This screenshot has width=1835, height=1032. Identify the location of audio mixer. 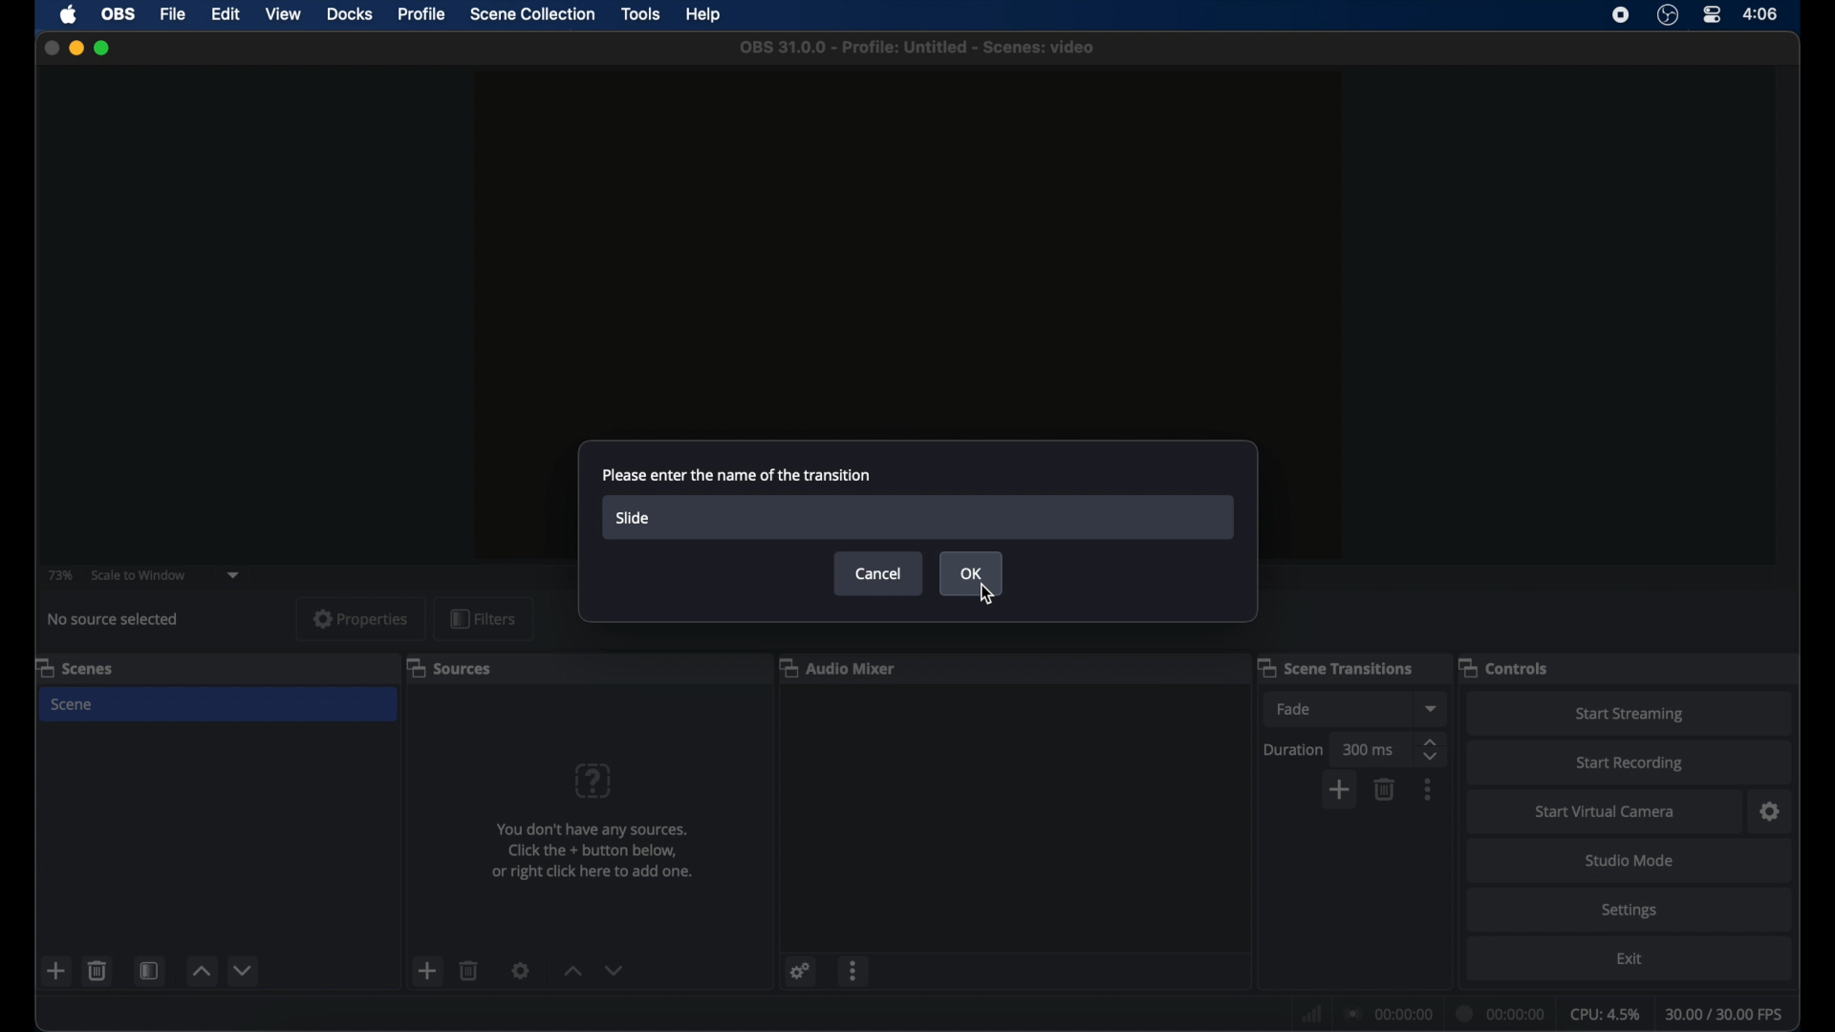
(842, 669).